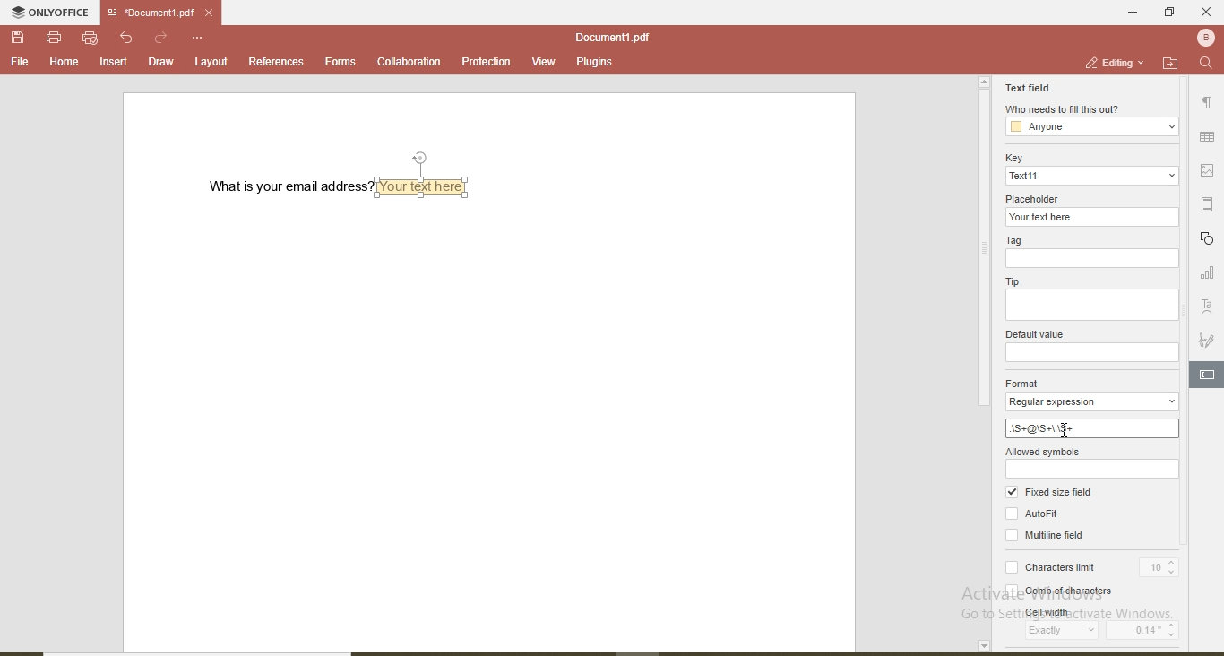 This screenshot has width=1224, height=656. What do you see at coordinates (1153, 629) in the screenshot?
I see `0.14` at bounding box center [1153, 629].